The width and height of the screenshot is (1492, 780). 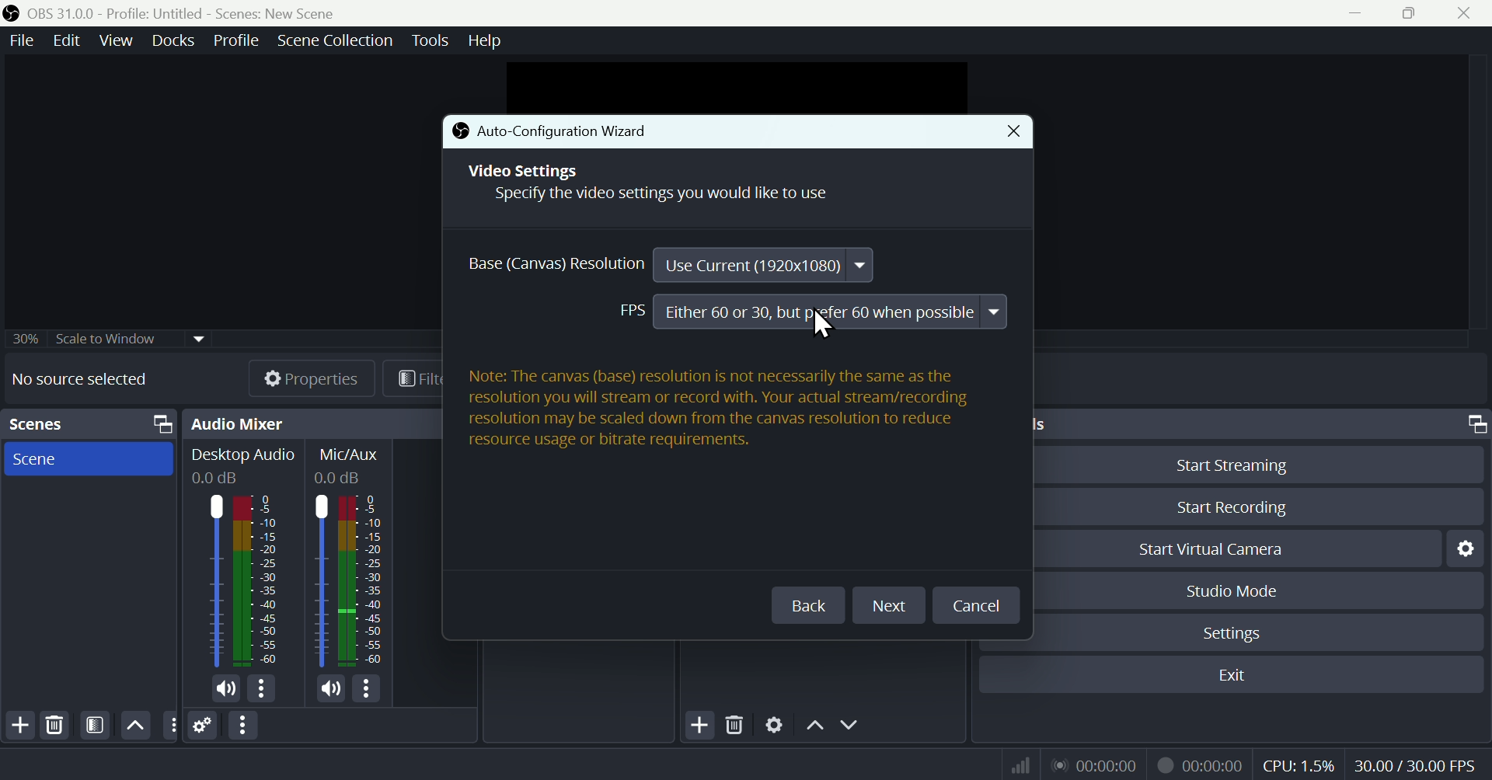 What do you see at coordinates (93, 726) in the screenshot?
I see `Filters` at bounding box center [93, 726].